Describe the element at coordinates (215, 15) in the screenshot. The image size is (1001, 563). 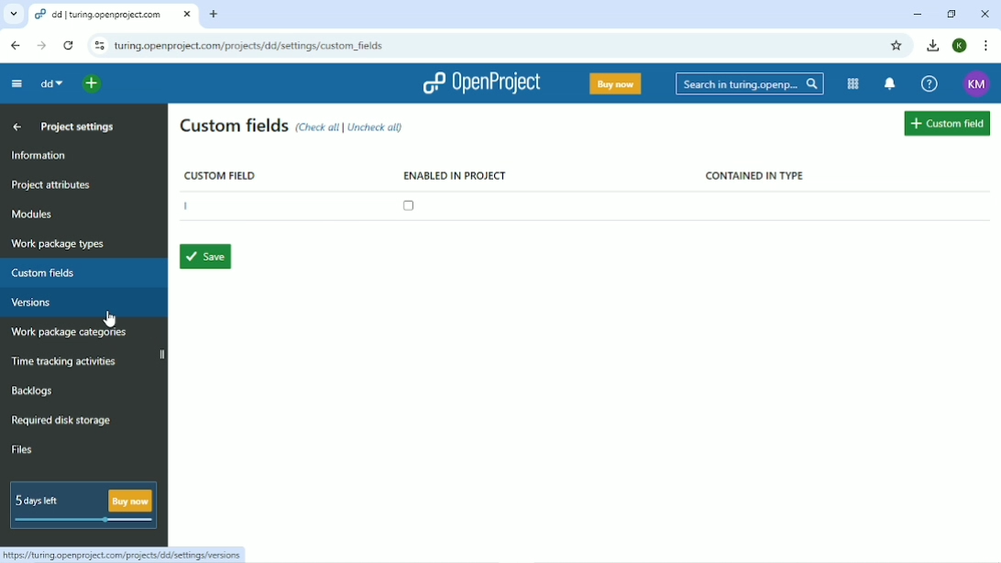
I see `New tab` at that location.